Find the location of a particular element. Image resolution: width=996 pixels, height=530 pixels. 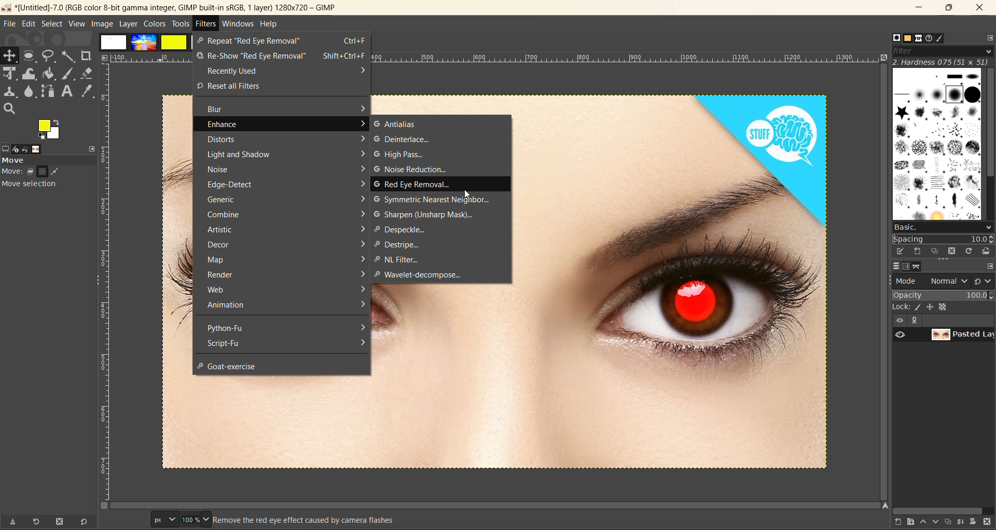

select is located at coordinates (51, 23).